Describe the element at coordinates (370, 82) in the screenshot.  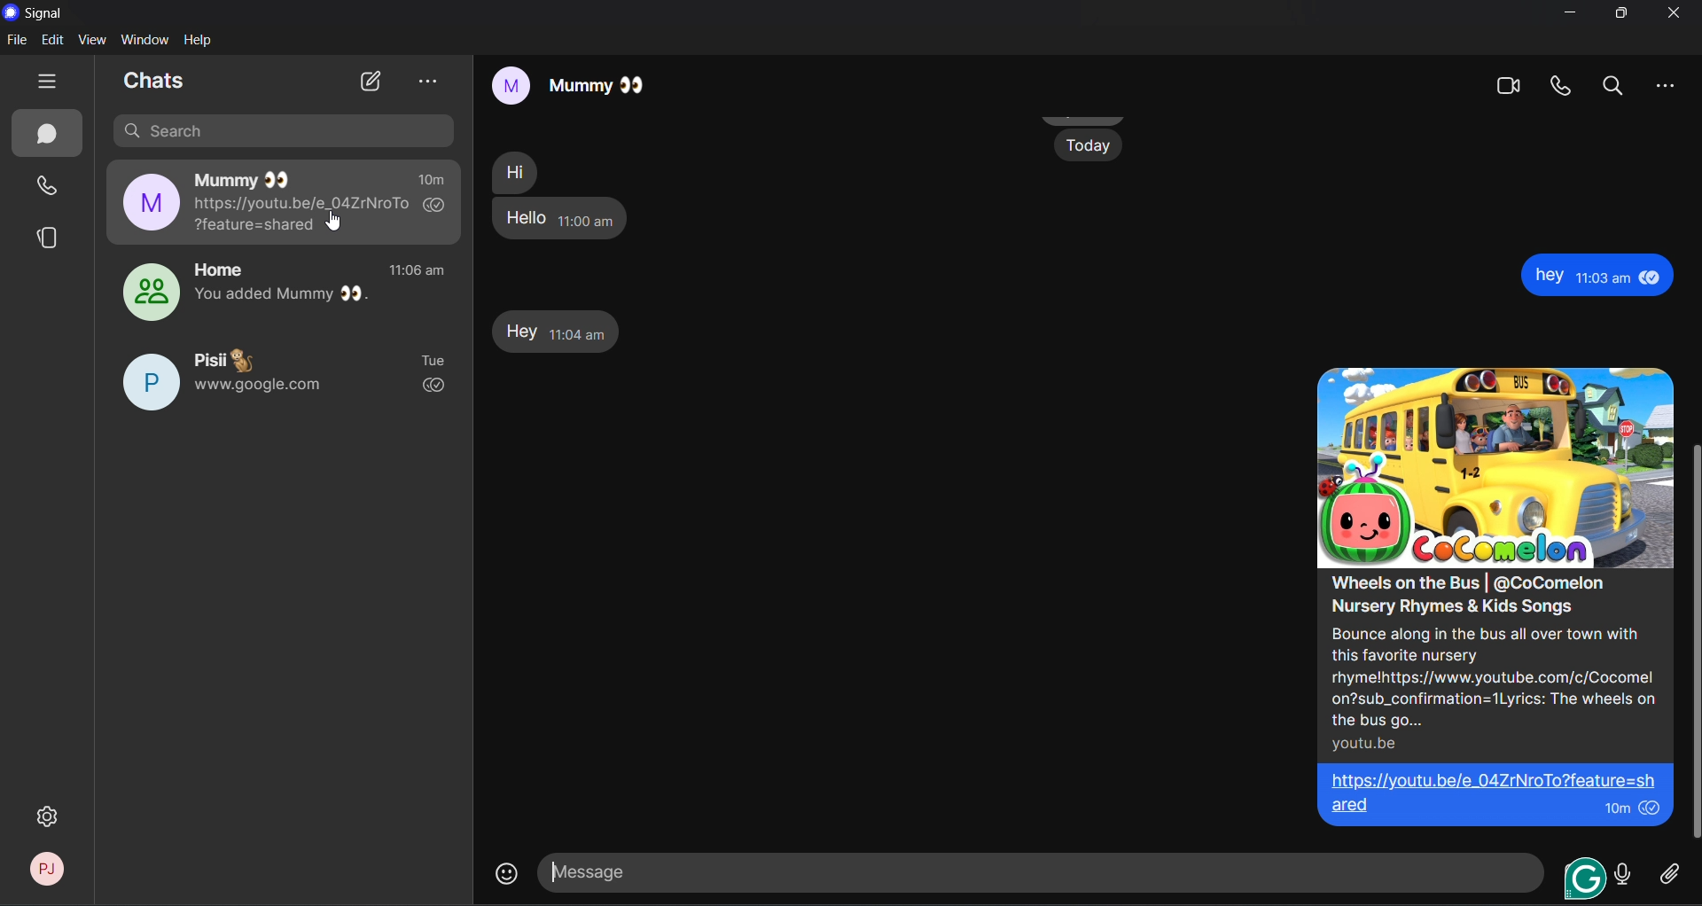
I see `new chat` at that location.